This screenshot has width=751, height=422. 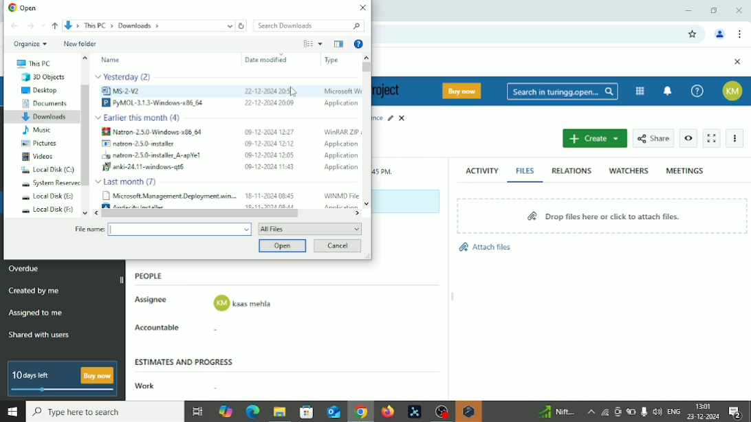 What do you see at coordinates (143, 386) in the screenshot?
I see `Work` at bounding box center [143, 386].